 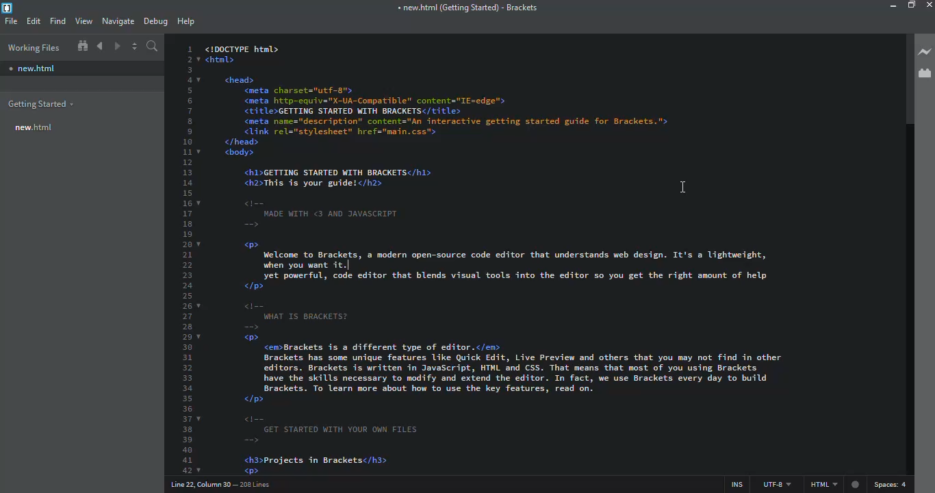 What do you see at coordinates (929, 5) in the screenshot?
I see `close` at bounding box center [929, 5].